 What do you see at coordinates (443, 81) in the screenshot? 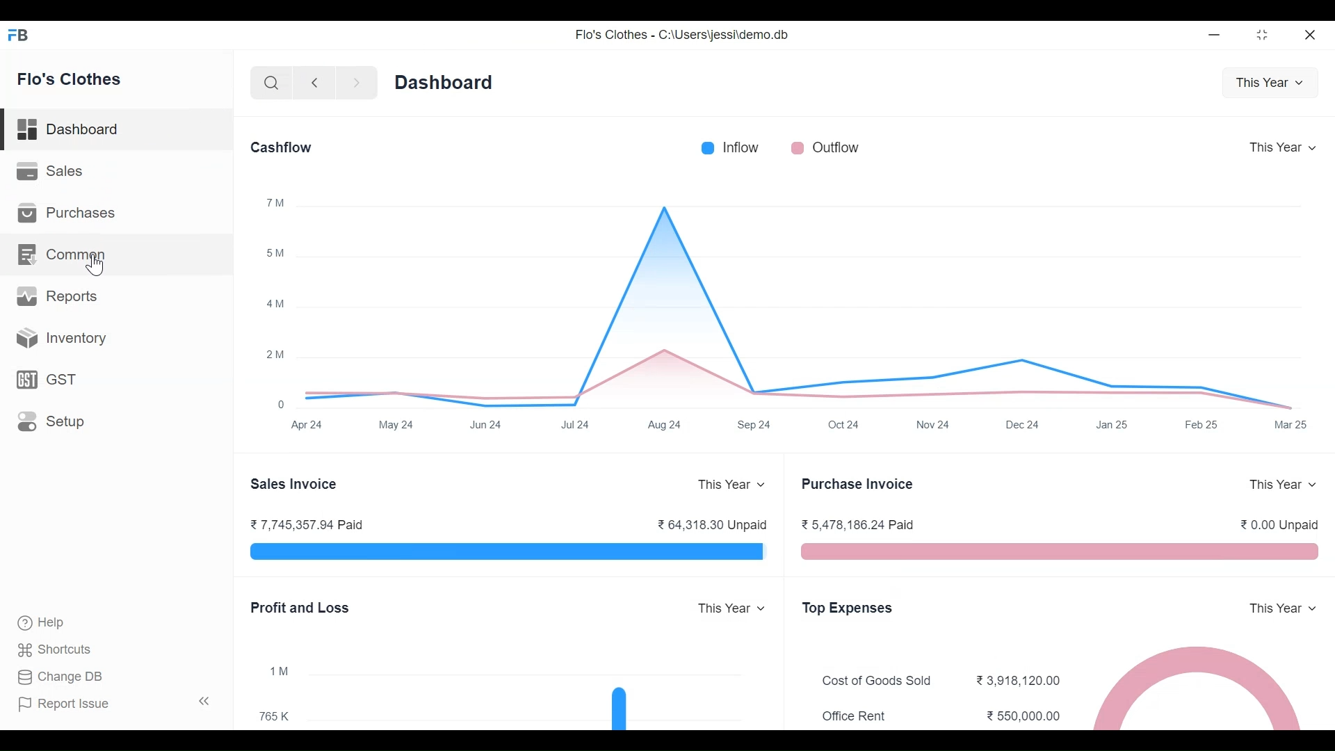
I see `Dashboard` at bounding box center [443, 81].